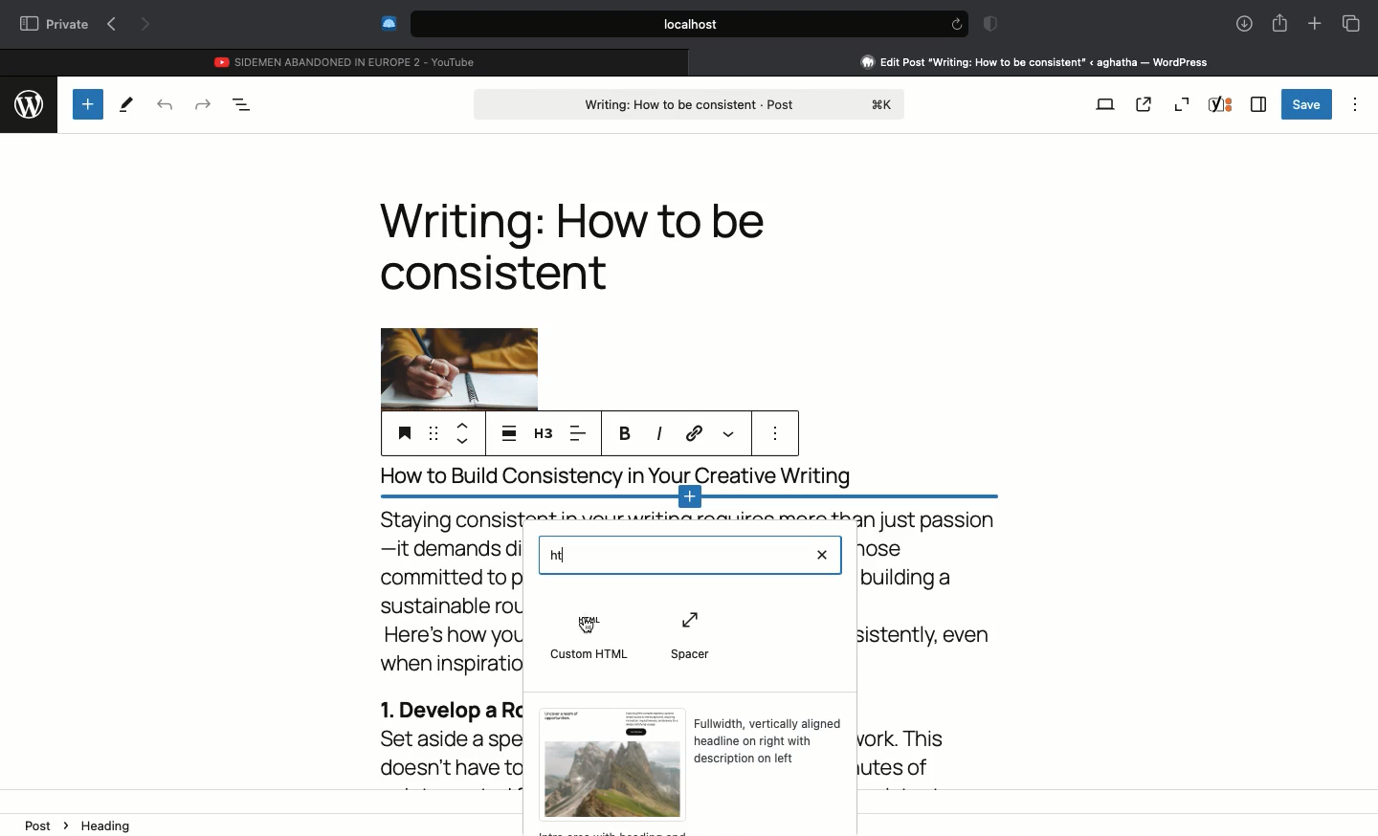 The width and height of the screenshot is (1378, 836). I want to click on cursor, so click(567, 561).